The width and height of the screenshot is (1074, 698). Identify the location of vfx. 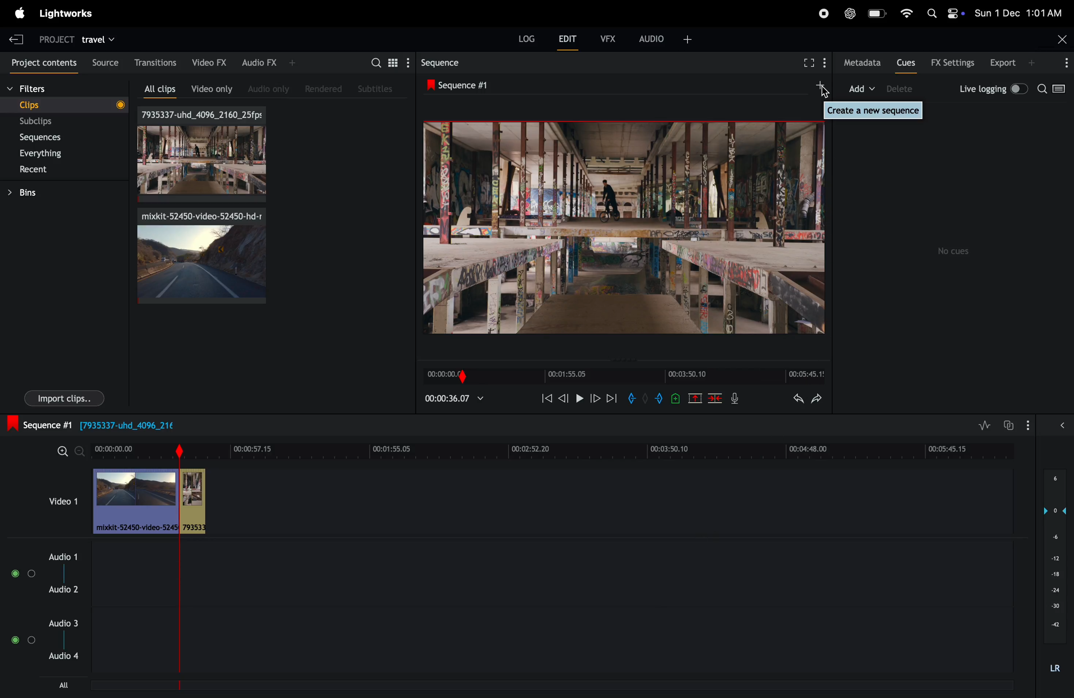
(605, 37).